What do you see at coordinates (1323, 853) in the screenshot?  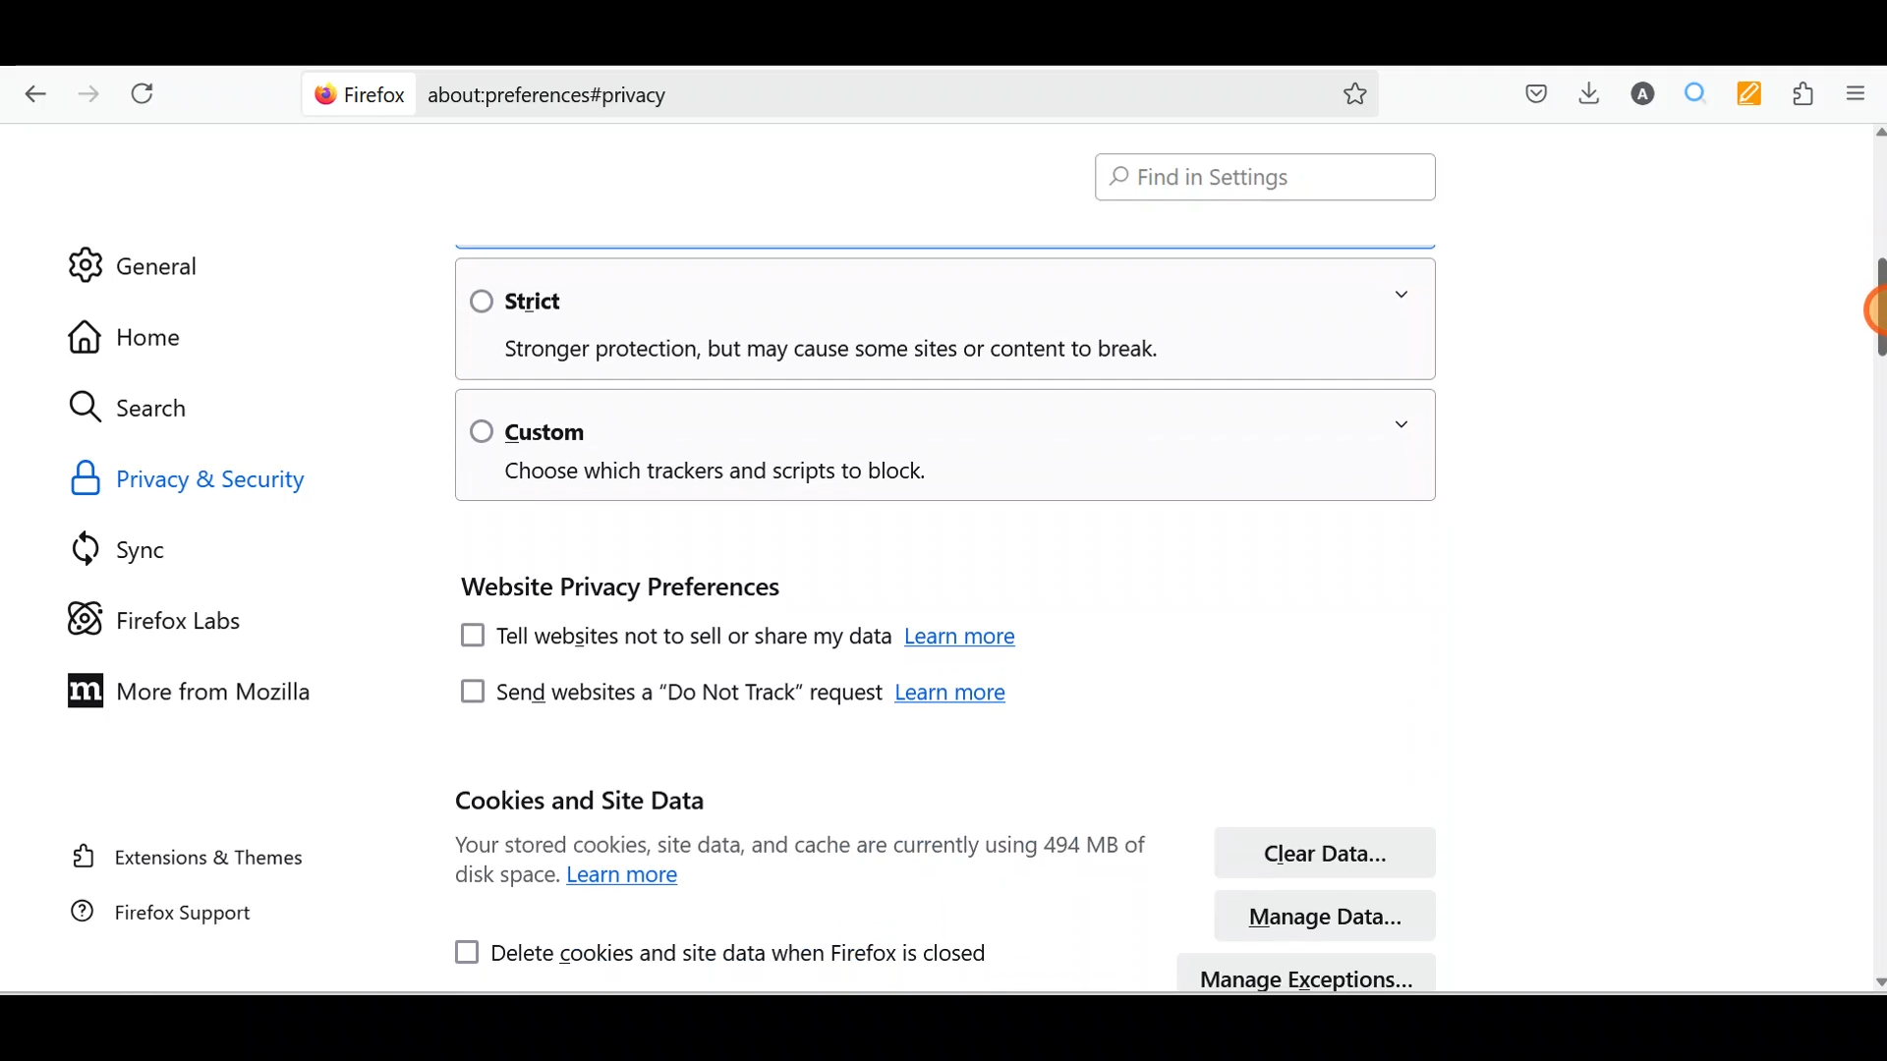 I see `Clear data` at bounding box center [1323, 853].